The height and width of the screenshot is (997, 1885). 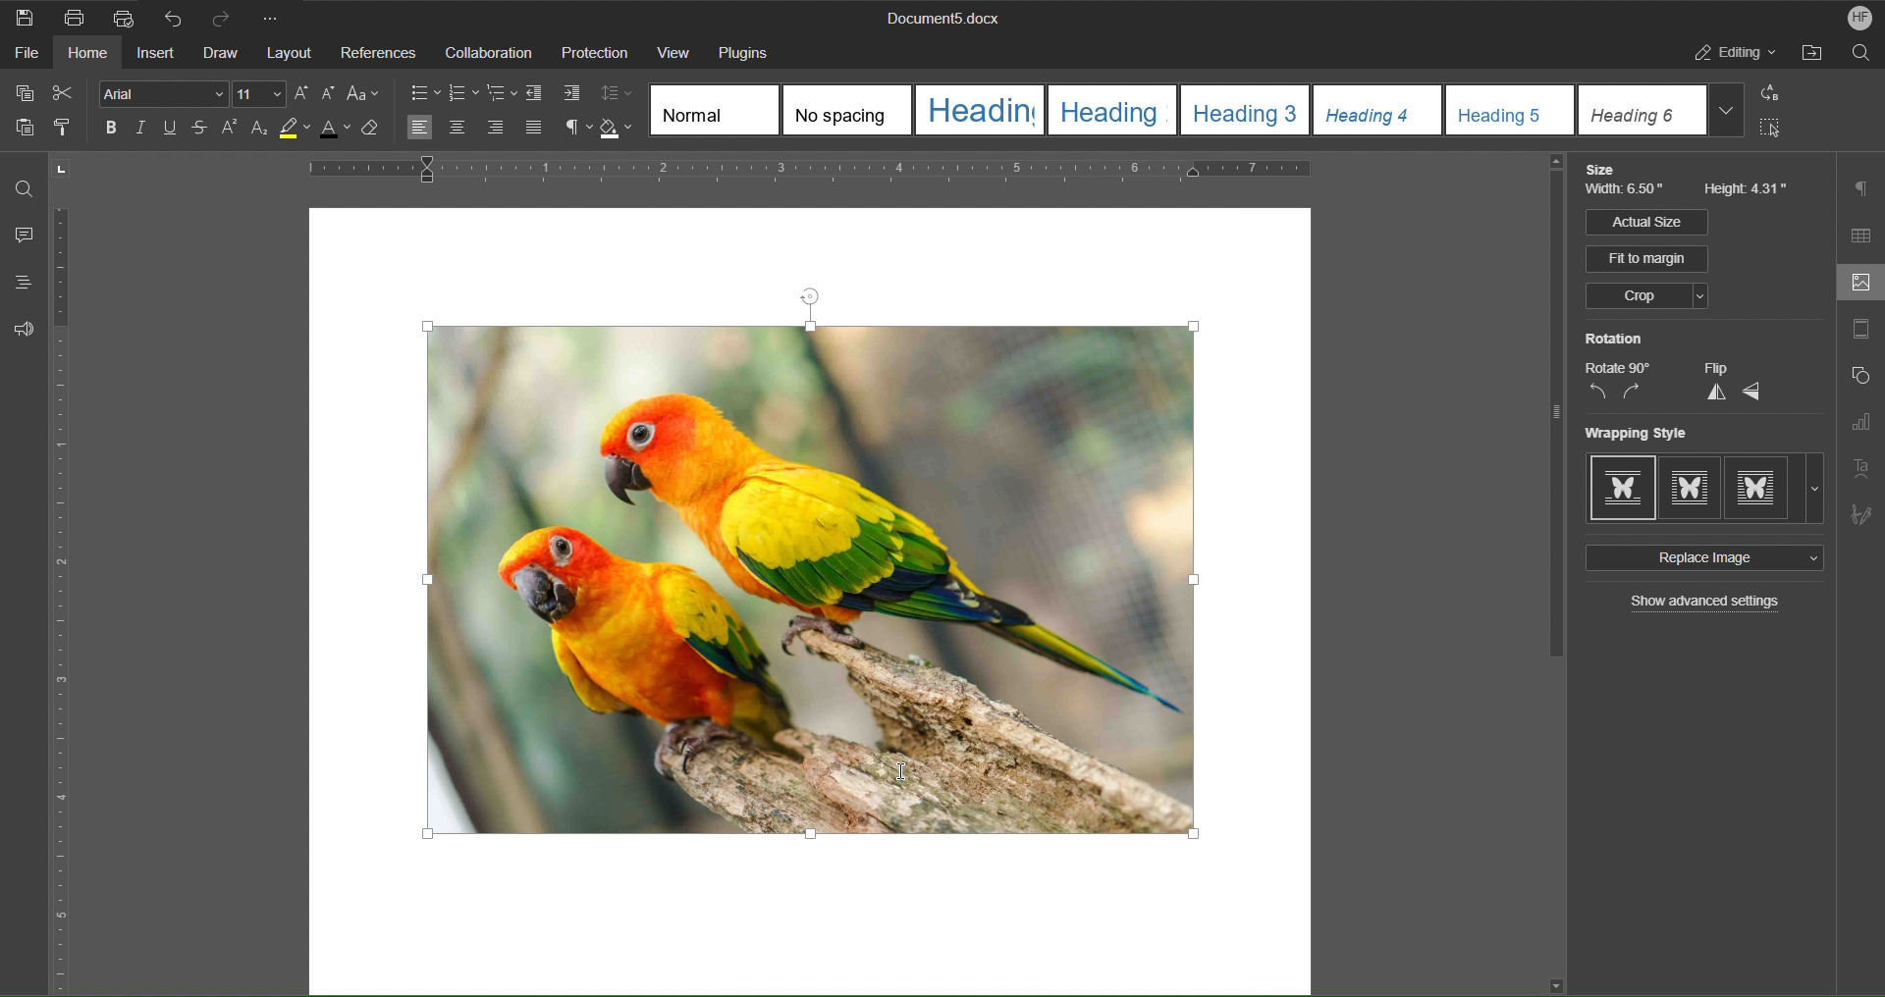 I want to click on References, so click(x=378, y=53).